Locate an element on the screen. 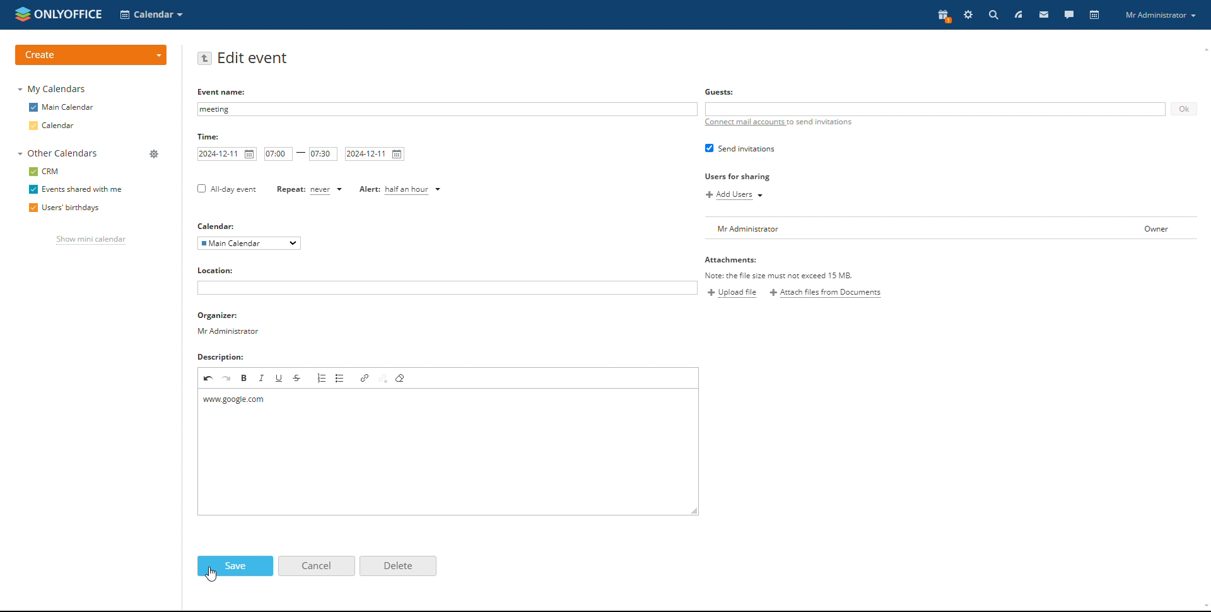 This screenshot has height=612, width=1211. start time is located at coordinates (279, 154).